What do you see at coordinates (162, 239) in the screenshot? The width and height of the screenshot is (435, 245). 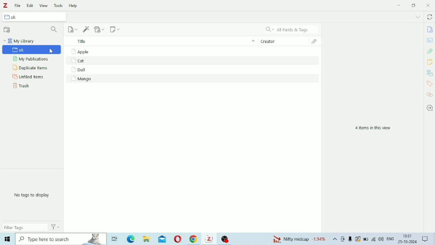 I see `Mail` at bounding box center [162, 239].